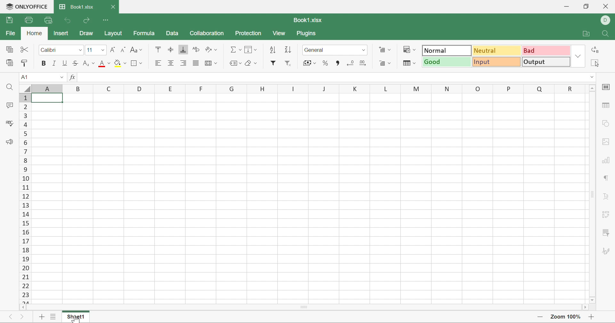 The width and height of the screenshot is (615, 323). What do you see at coordinates (89, 64) in the screenshot?
I see `Superscript / Subscript` at bounding box center [89, 64].